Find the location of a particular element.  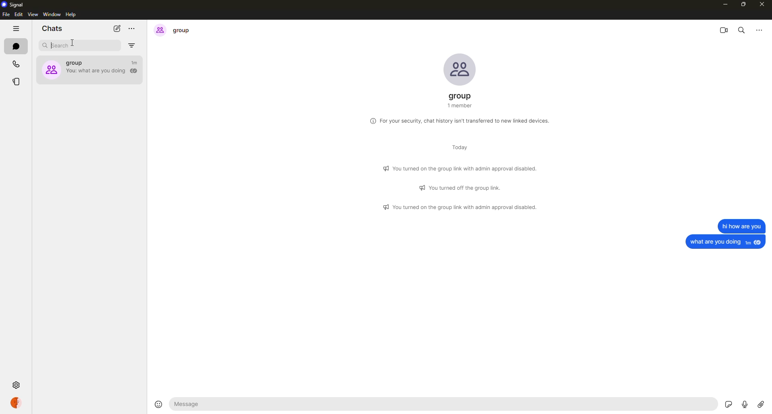

info is located at coordinates (461, 120).